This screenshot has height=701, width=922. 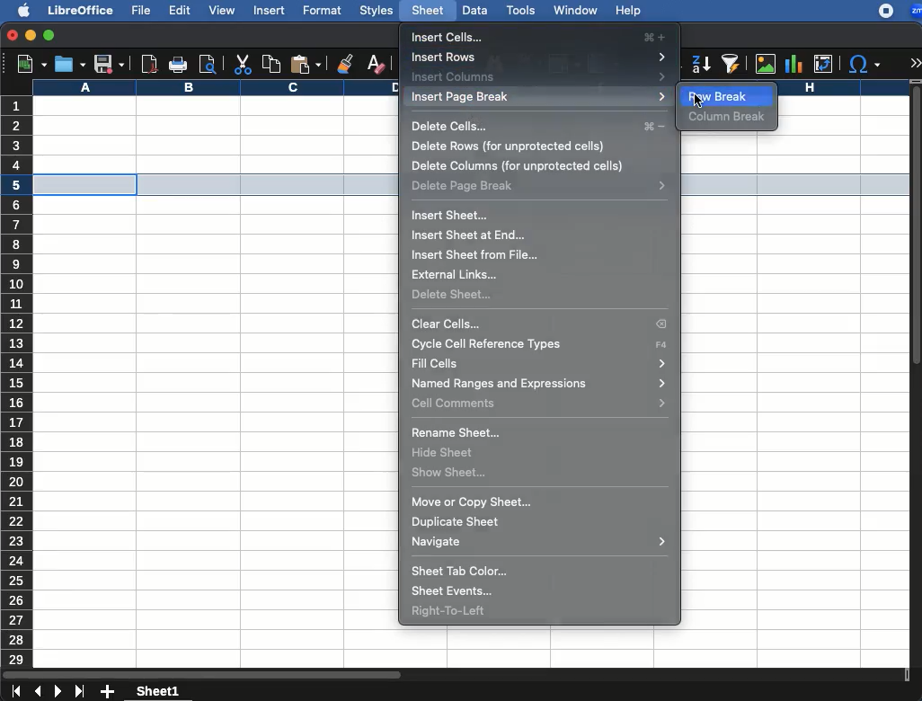 What do you see at coordinates (306, 65) in the screenshot?
I see `paste` at bounding box center [306, 65].